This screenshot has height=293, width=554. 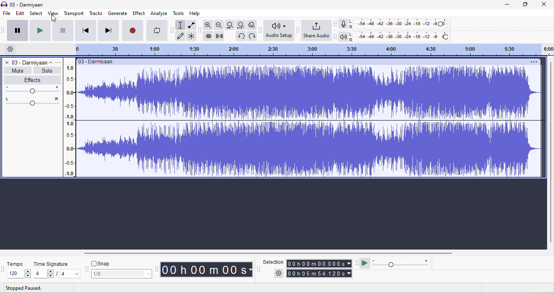 I want to click on audacity transport toolbar, so click(x=4, y=29).